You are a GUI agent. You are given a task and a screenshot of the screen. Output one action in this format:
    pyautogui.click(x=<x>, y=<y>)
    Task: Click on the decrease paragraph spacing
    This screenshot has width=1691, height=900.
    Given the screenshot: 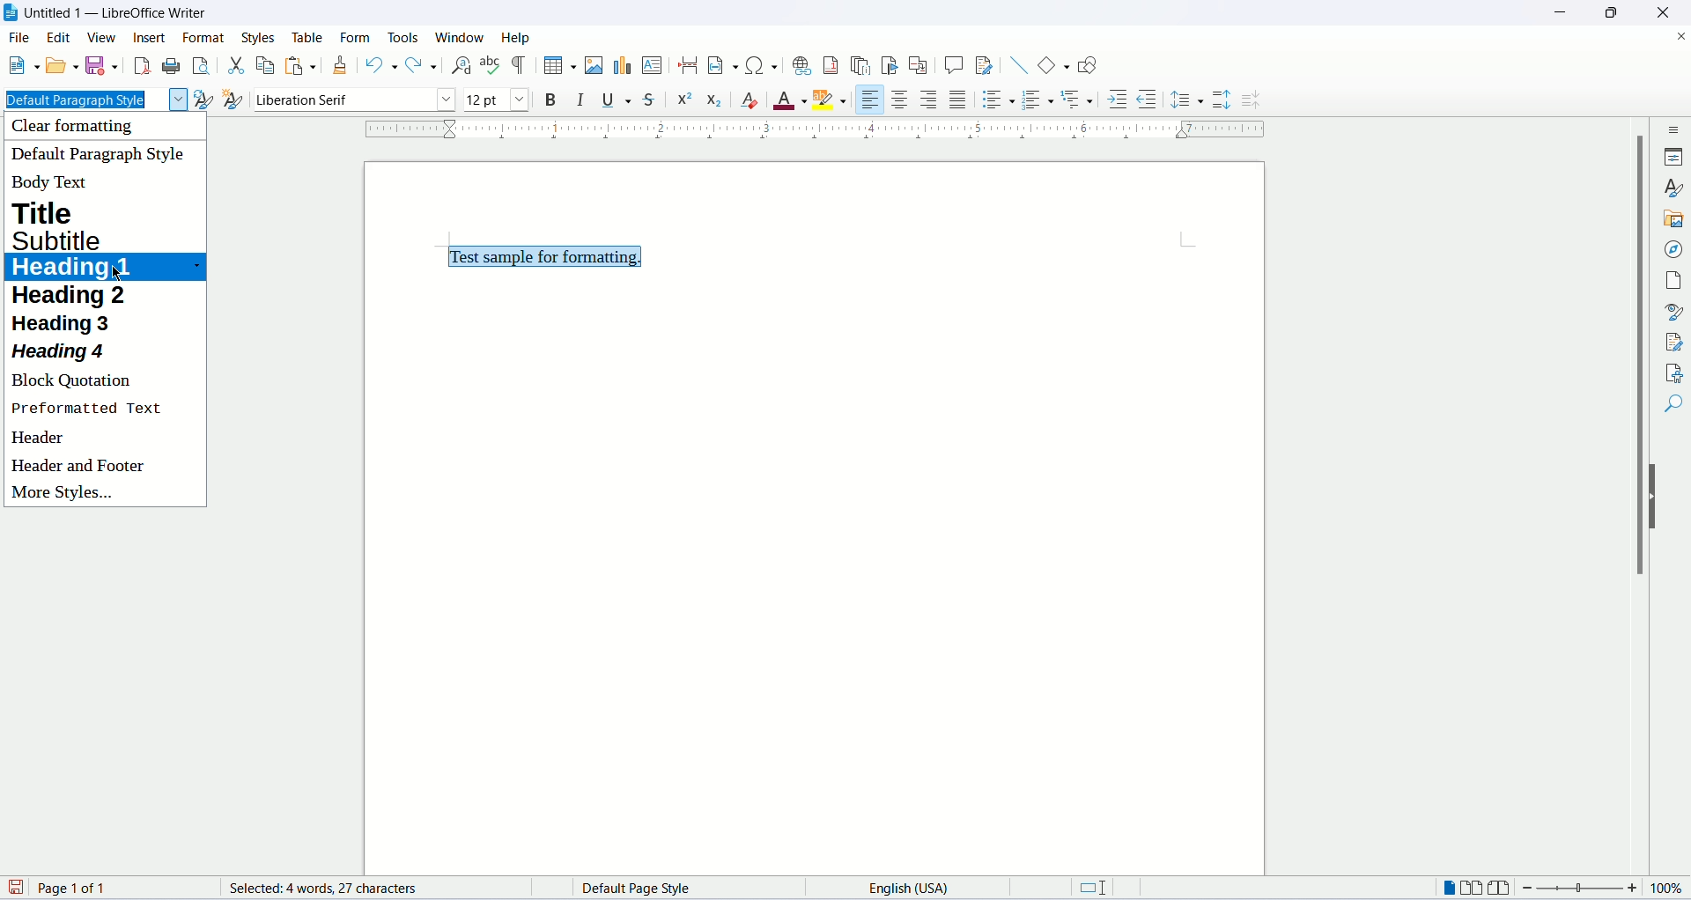 What is the action you would take?
    pyautogui.click(x=1252, y=101)
    